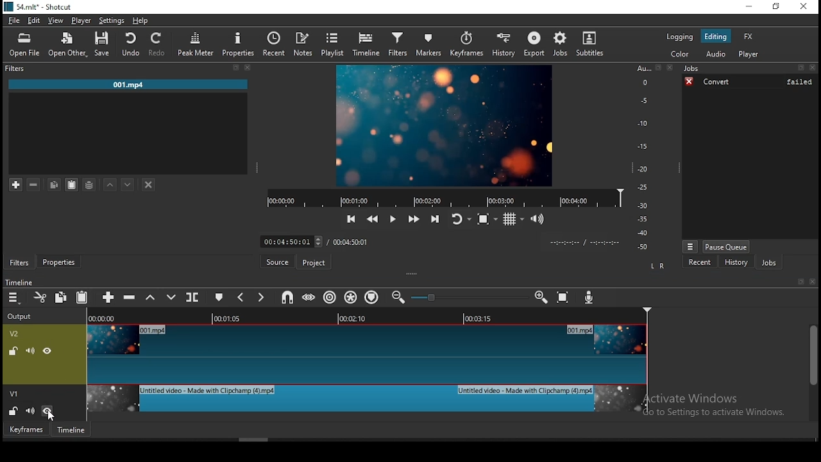 The width and height of the screenshot is (821, 462). I want to click on jobs menu, so click(691, 246).